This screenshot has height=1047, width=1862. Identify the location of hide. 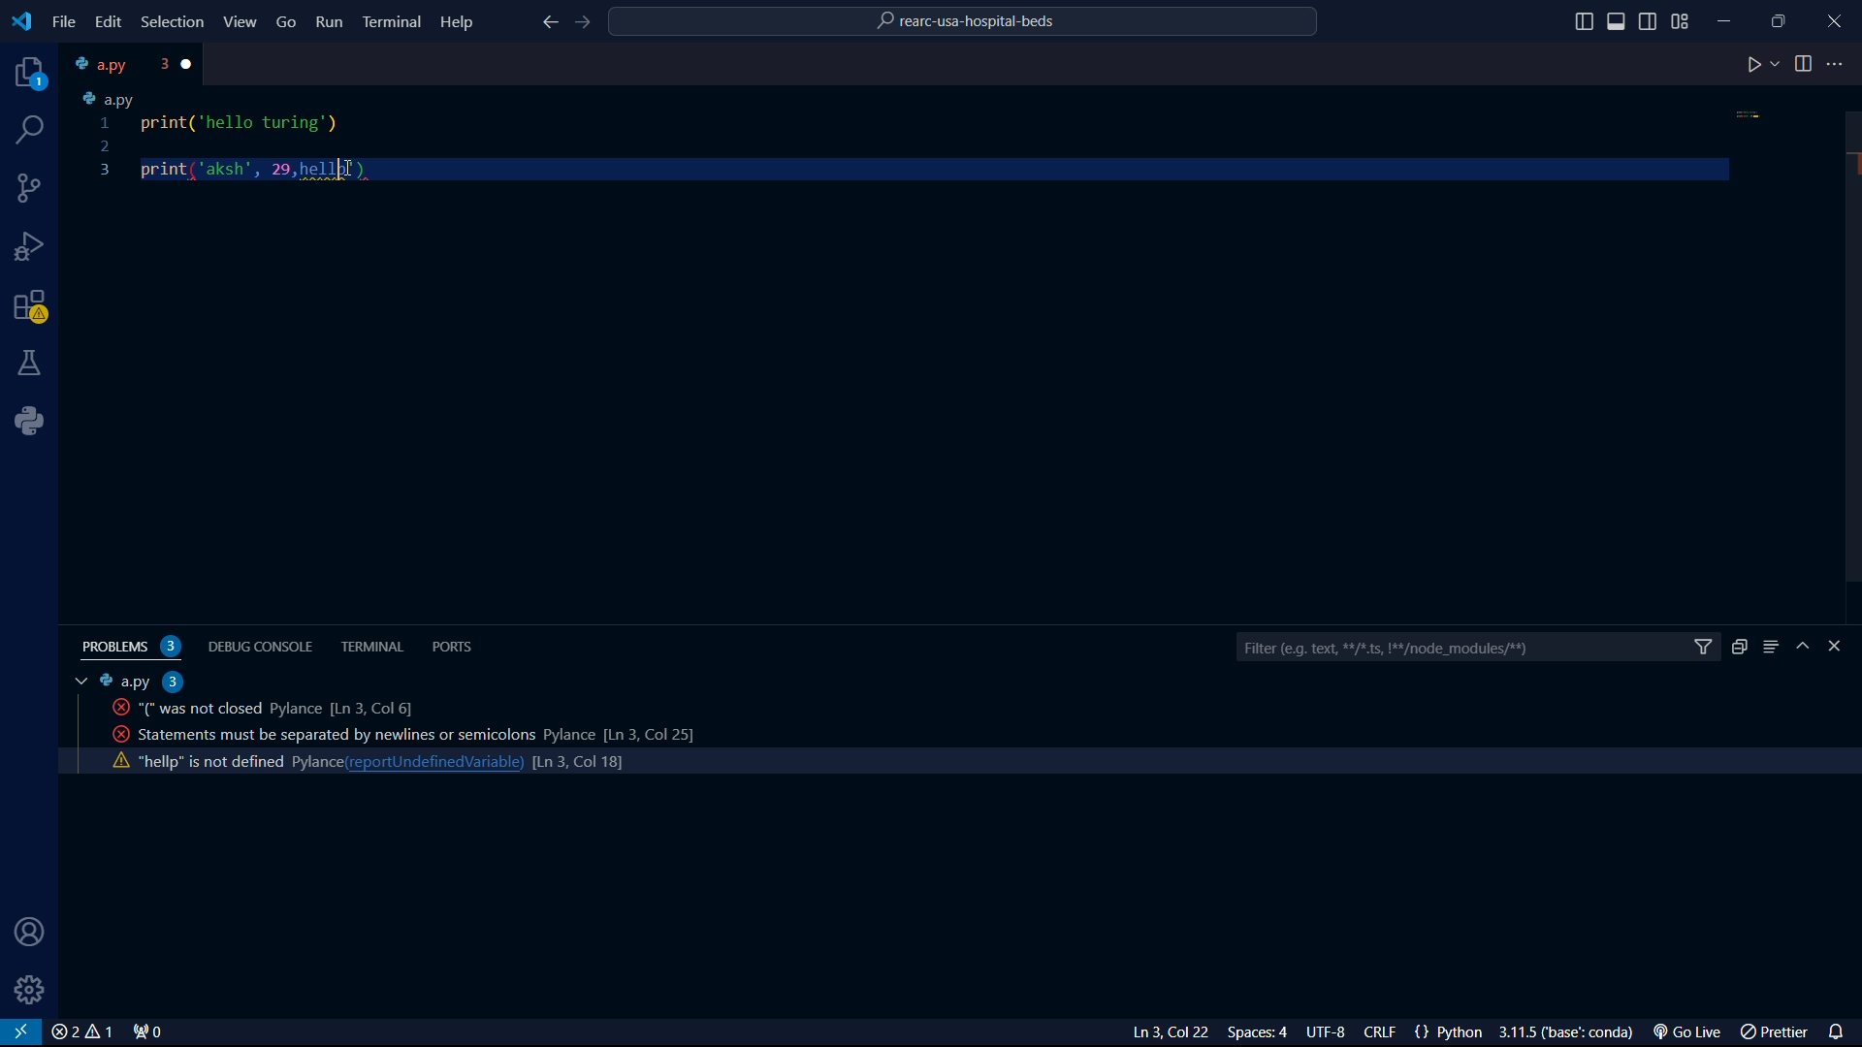
(1806, 648).